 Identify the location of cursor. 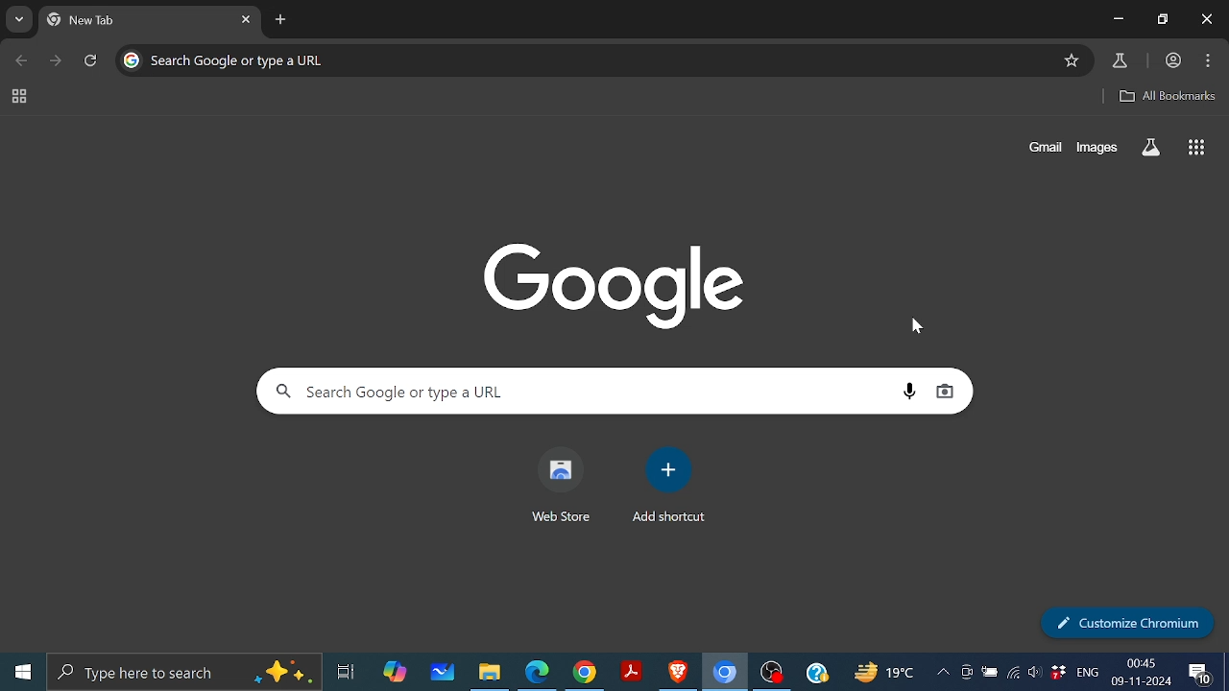
(916, 325).